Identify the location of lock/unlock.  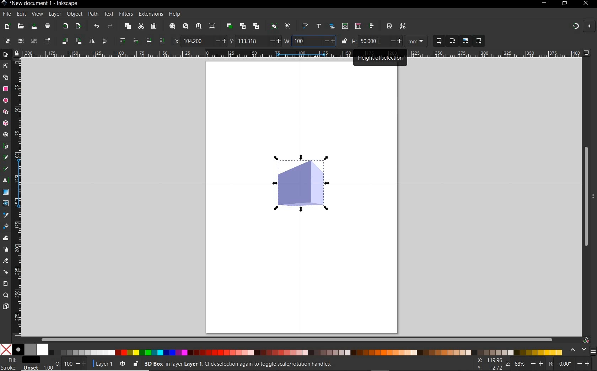
(344, 41).